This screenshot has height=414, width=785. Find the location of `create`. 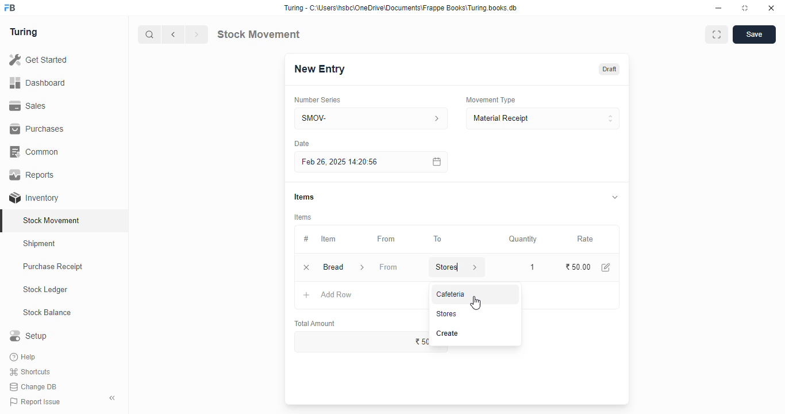

create is located at coordinates (448, 334).